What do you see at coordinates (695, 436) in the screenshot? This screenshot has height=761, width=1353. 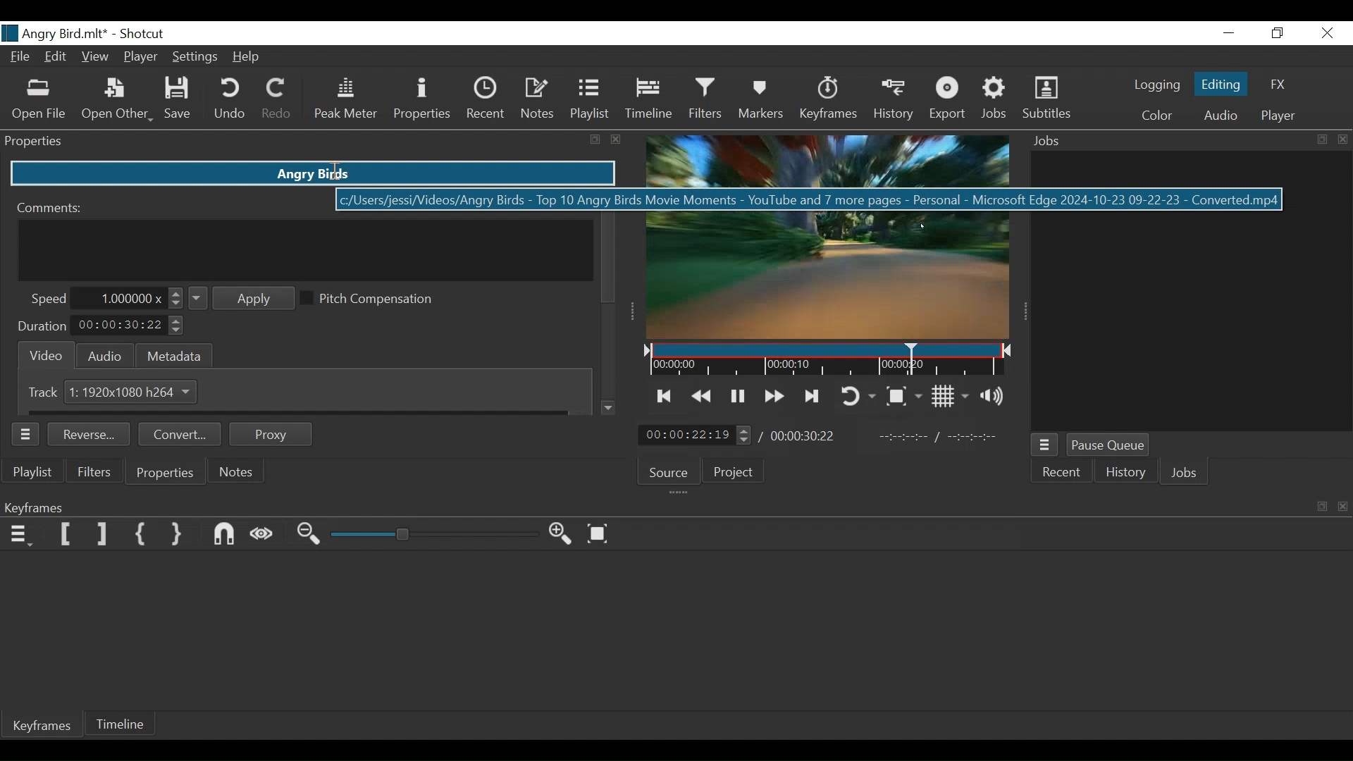 I see `Current positio` at bounding box center [695, 436].